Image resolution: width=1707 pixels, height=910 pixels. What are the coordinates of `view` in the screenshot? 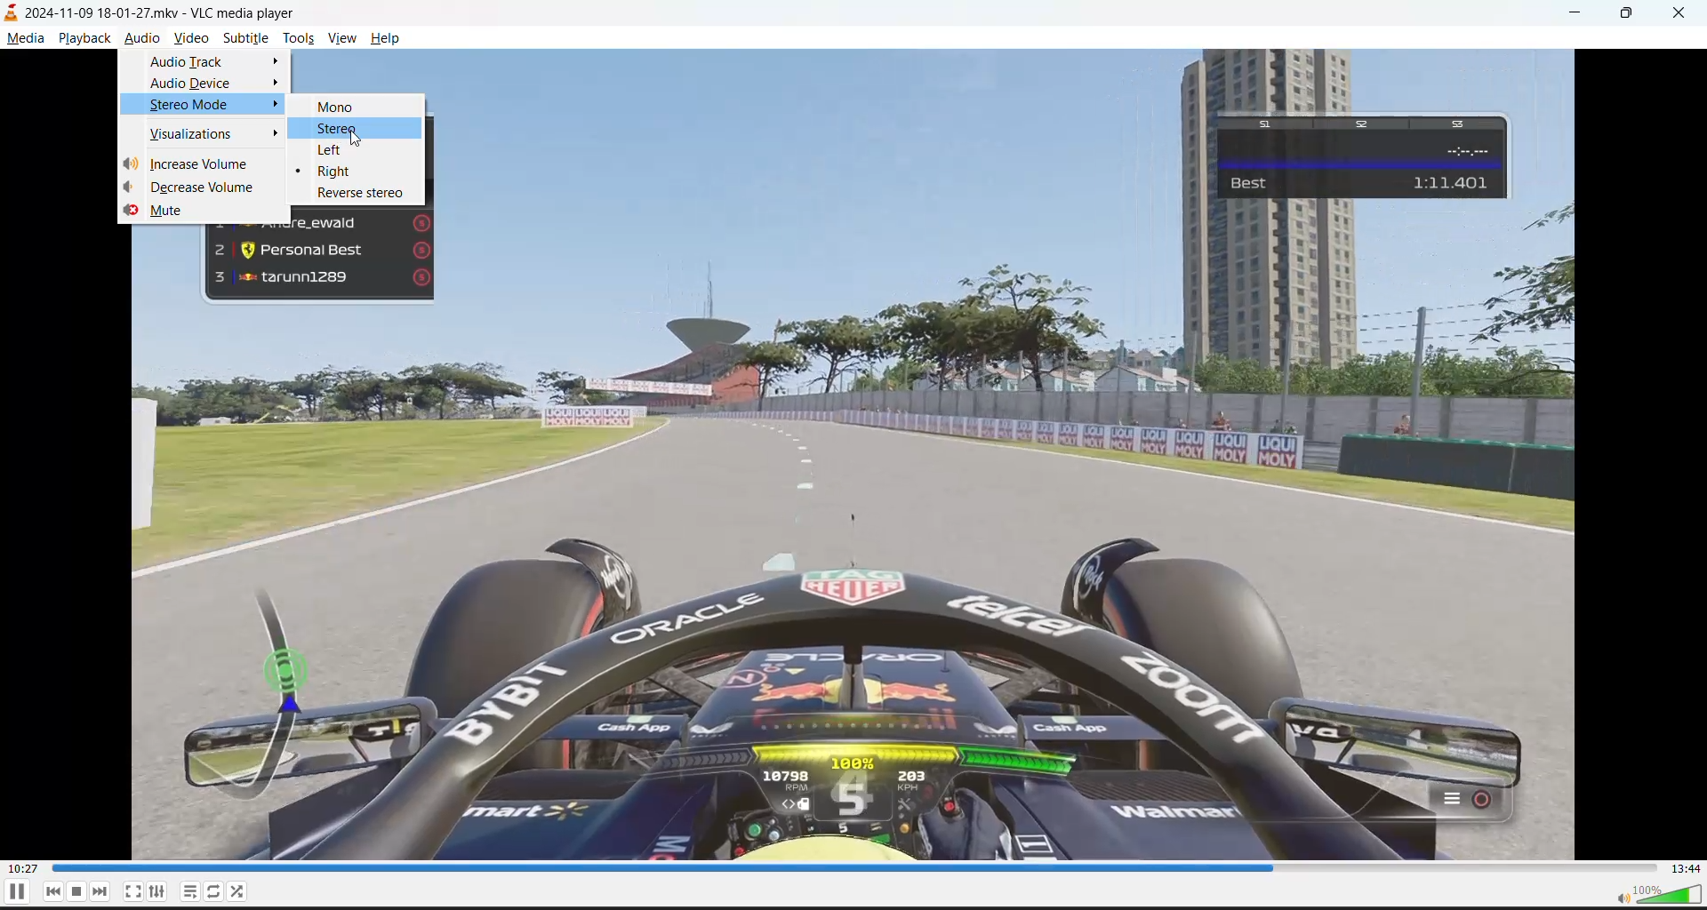 It's located at (341, 39).